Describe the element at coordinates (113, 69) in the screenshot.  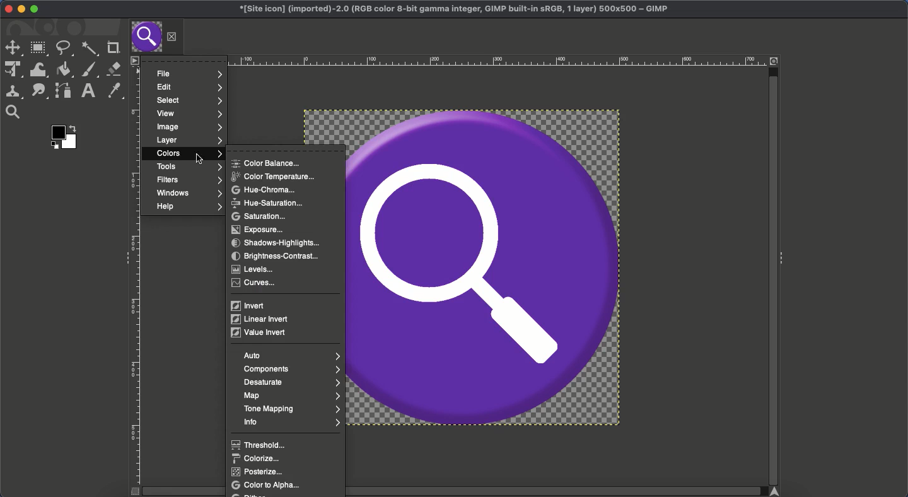
I see `Eraser` at that location.